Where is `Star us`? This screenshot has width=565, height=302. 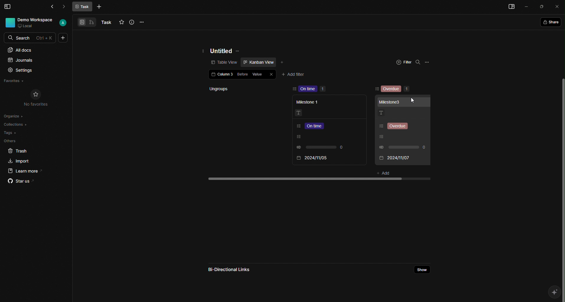
Star us is located at coordinates (19, 182).